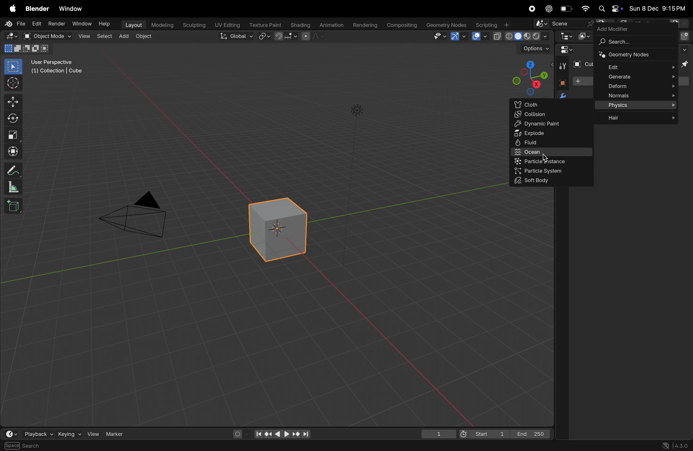 The image size is (693, 451). What do you see at coordinates (446, 25) in the screenshot?
I see `Gemmerty nodes` at bounding box center [446, 25].